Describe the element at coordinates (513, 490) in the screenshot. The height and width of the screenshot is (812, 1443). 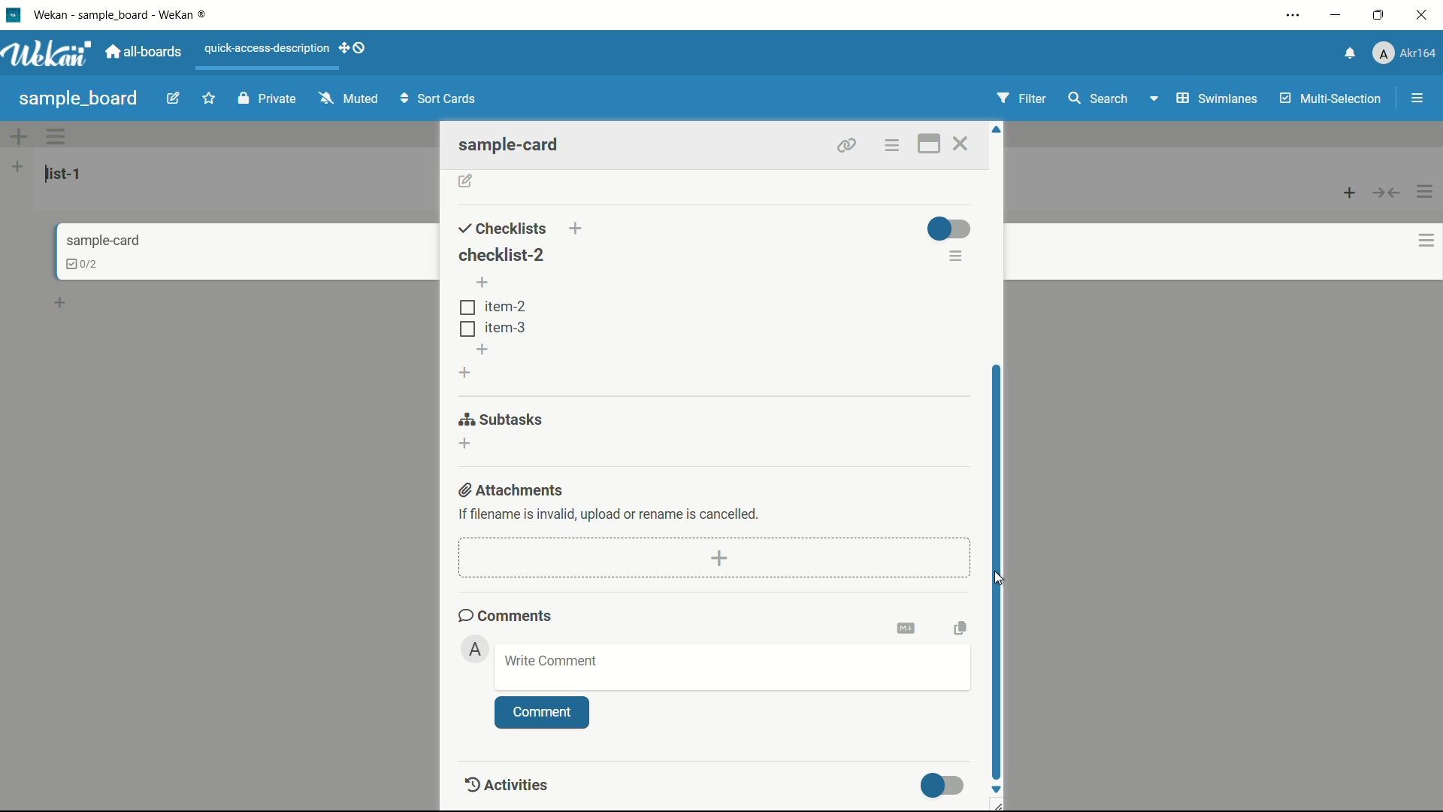
I see `attachments` at that location.